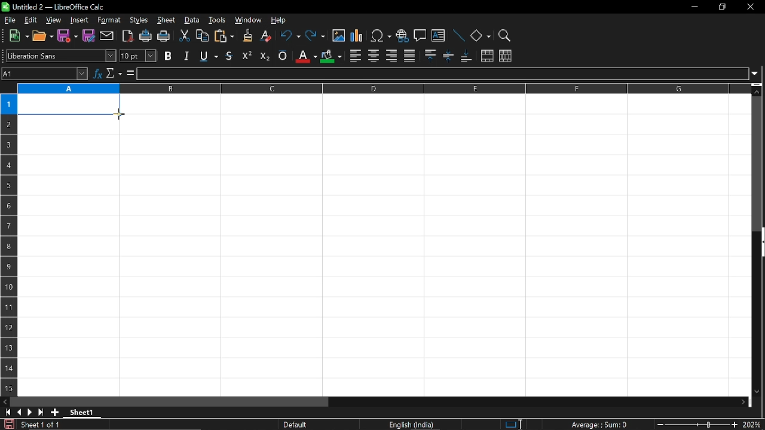 This screenshot has height=430, width=765. I want to click on merge cells, so click(487, 56).